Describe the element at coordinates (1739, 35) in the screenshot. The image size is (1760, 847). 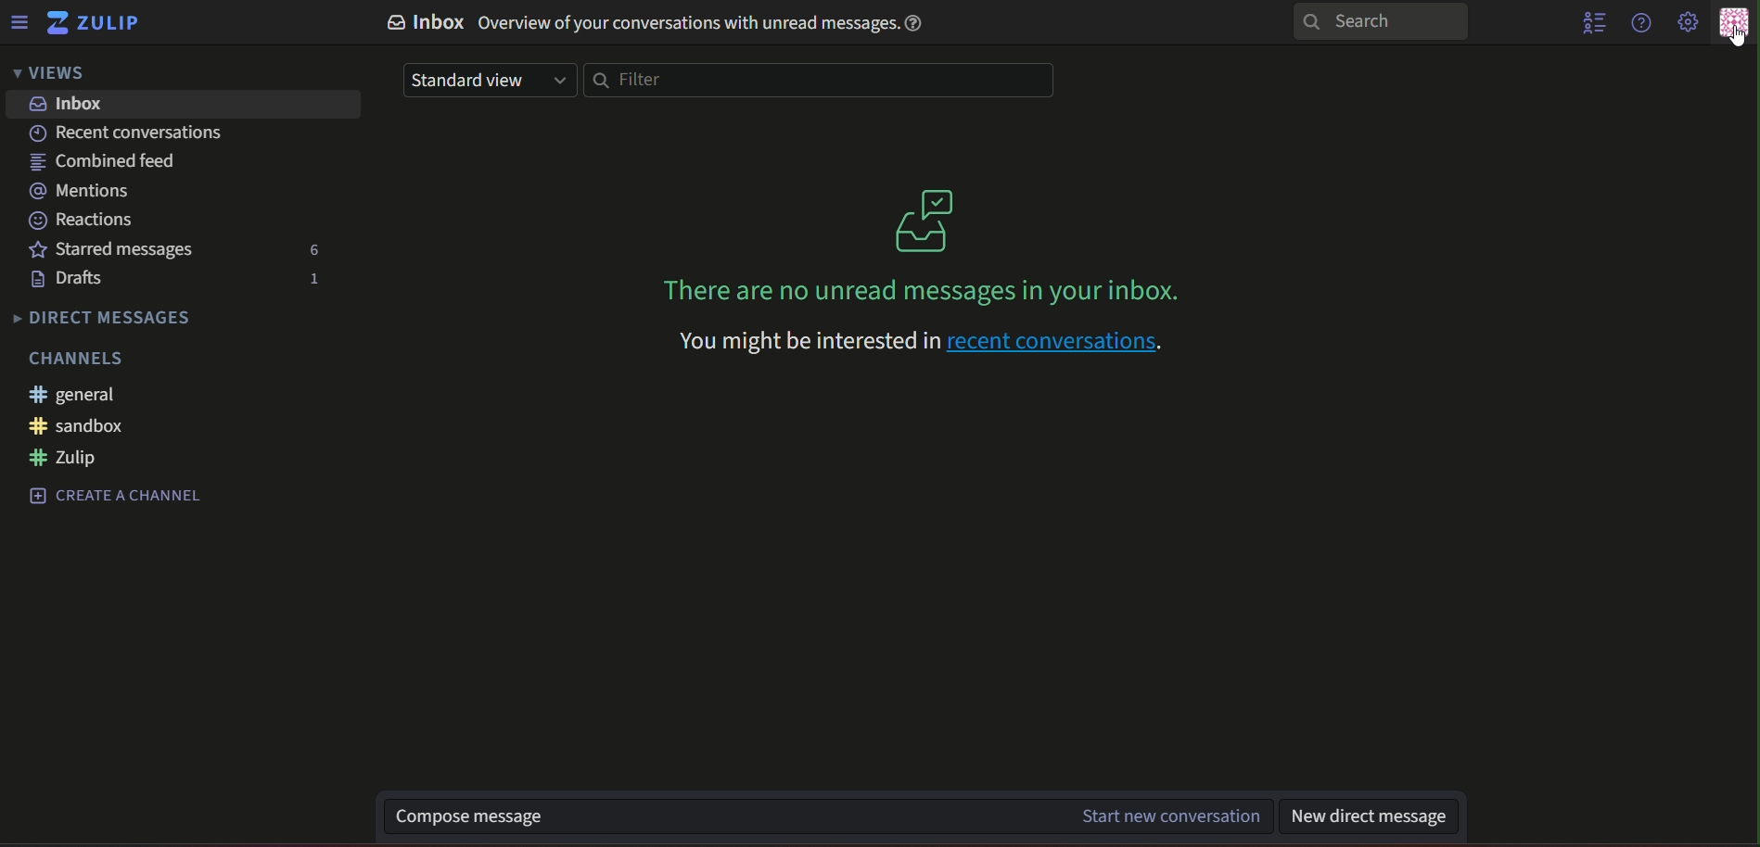
I see `cursor` at that location.